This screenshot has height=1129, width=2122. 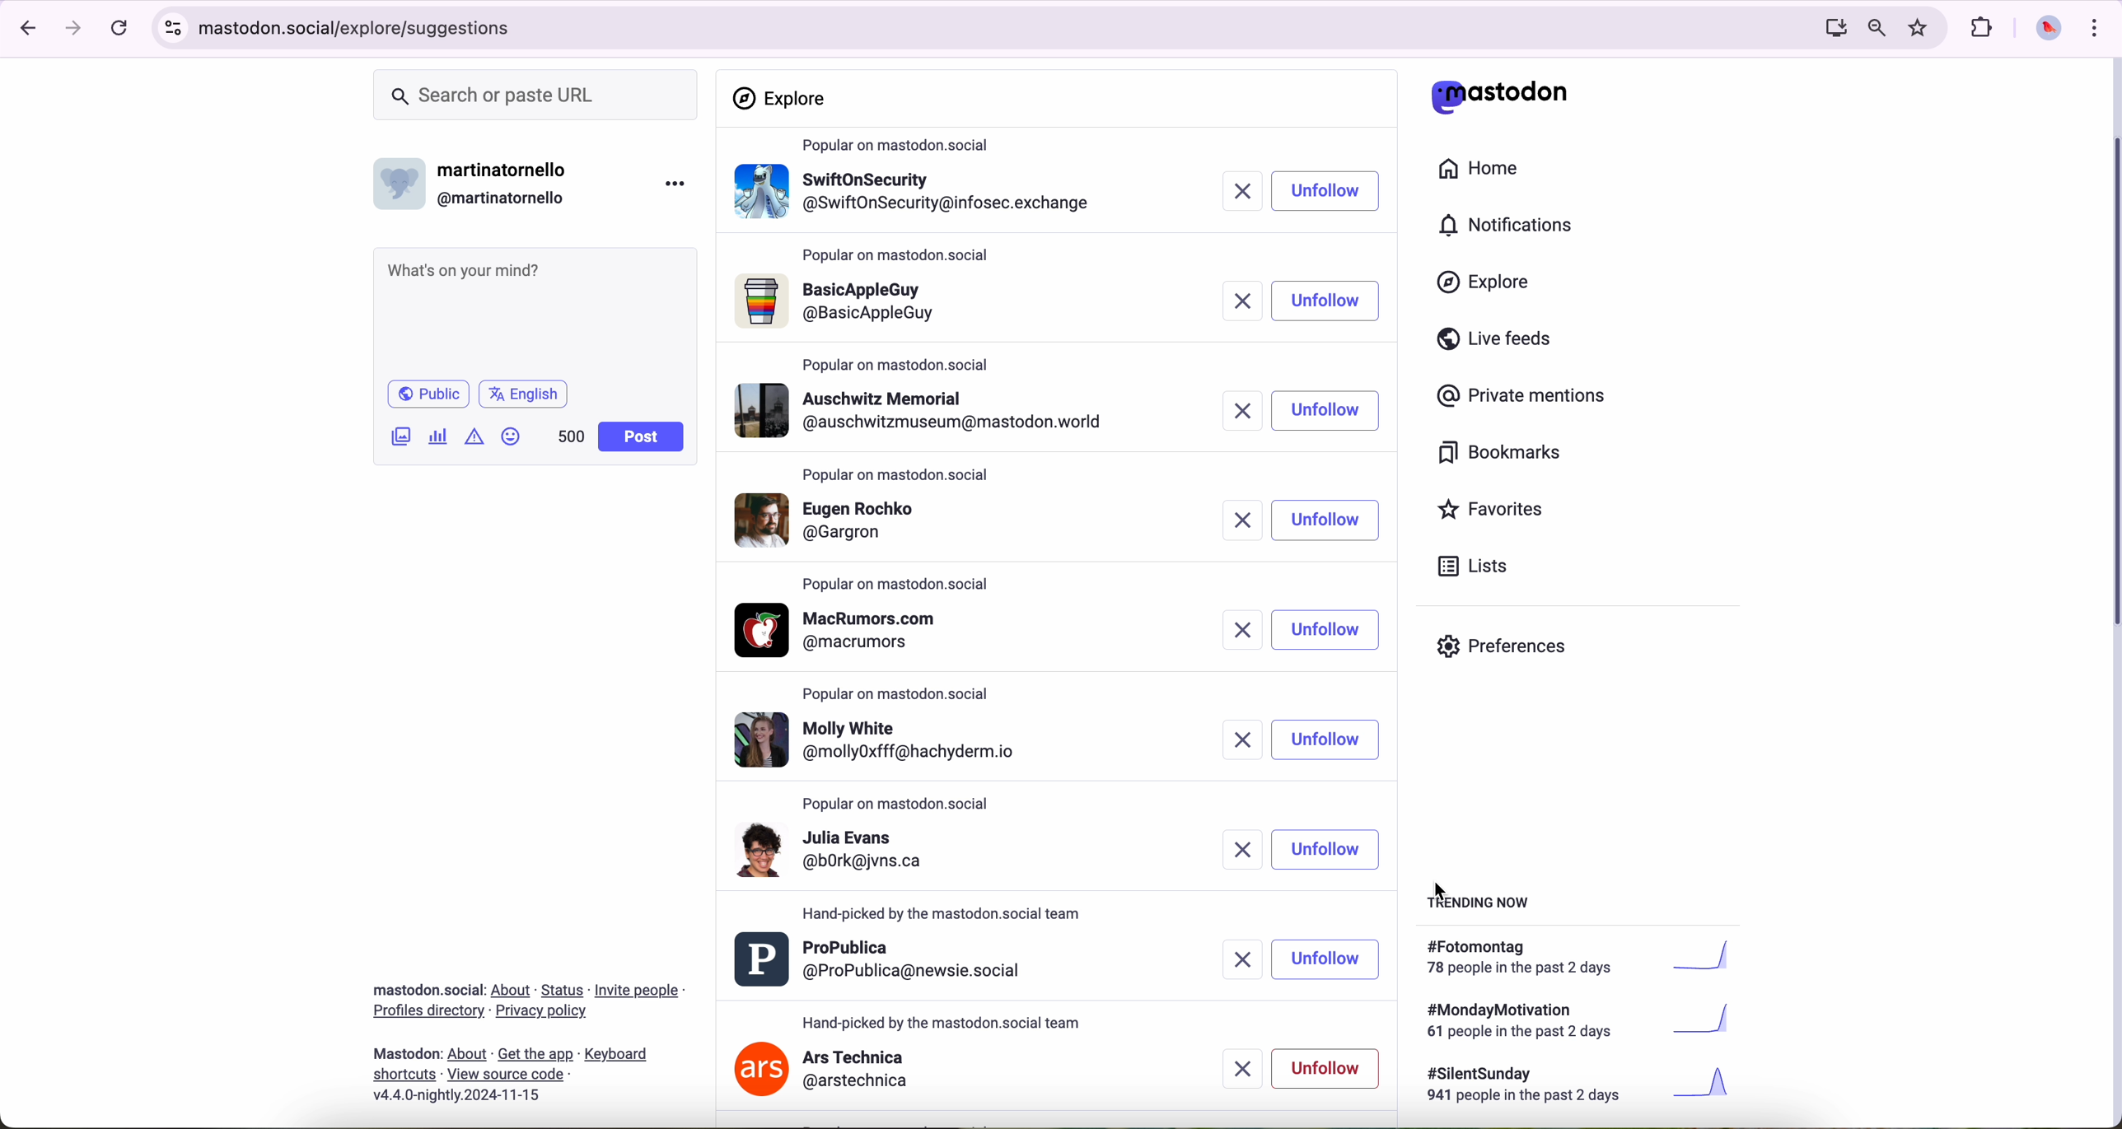 What do you see at coordinates (903, 697) in the screenshot?
I see `popular on mastodon.social` at bounding box center [903, 697].